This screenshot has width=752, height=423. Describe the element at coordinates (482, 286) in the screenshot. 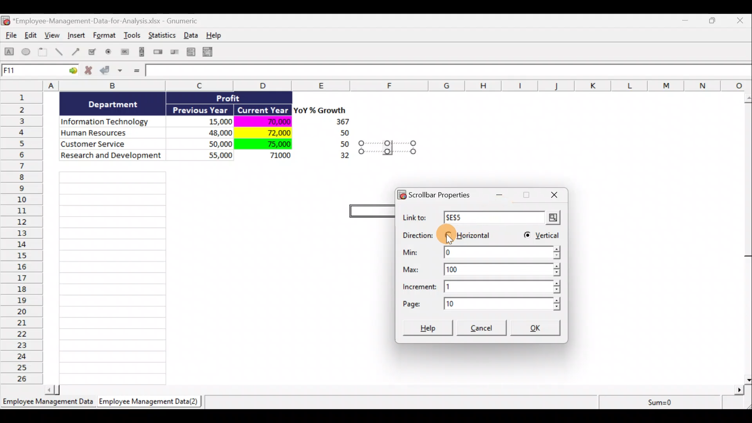

I see `Increment` at that location.